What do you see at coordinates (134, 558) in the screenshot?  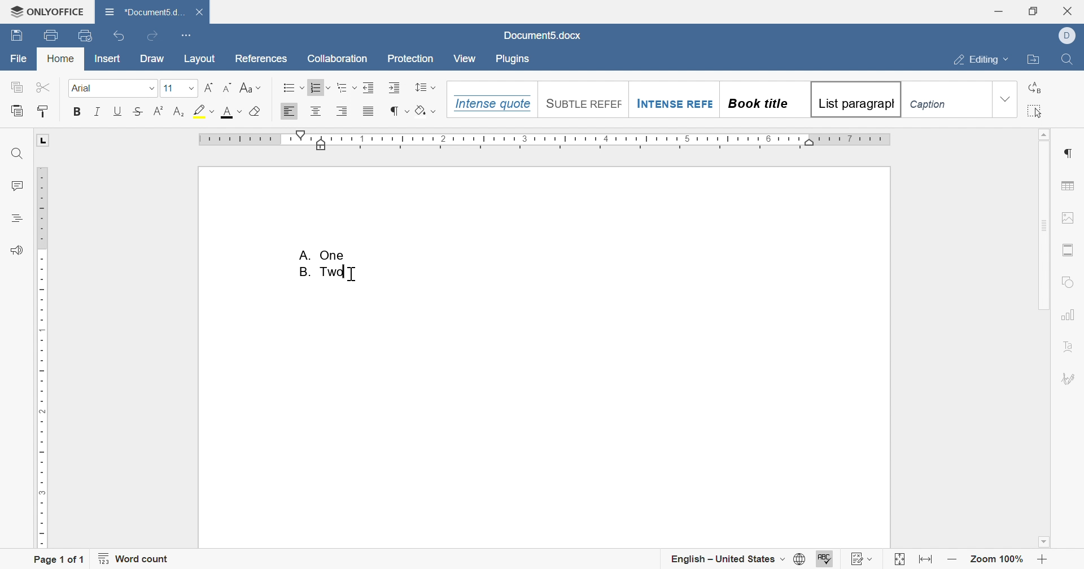 I see `word count` at bounding box center [134, 558].